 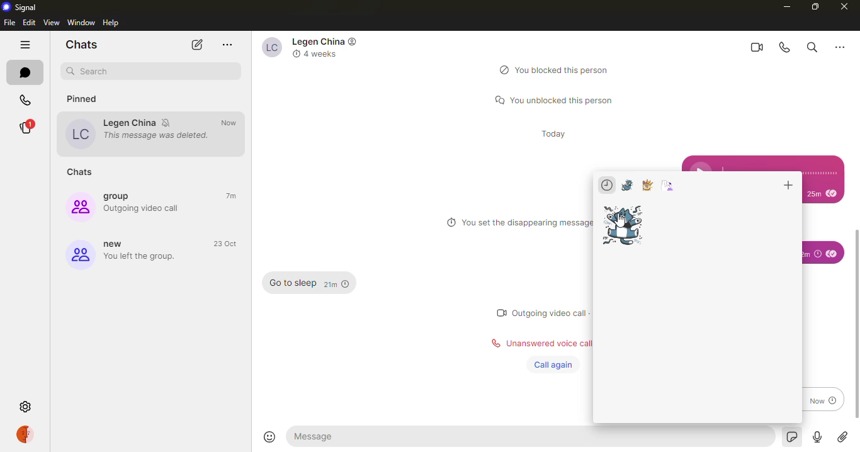 What do you see at coordinates (822, 193) in the screenshot?
I see `time` at bounding box center [822, 193].